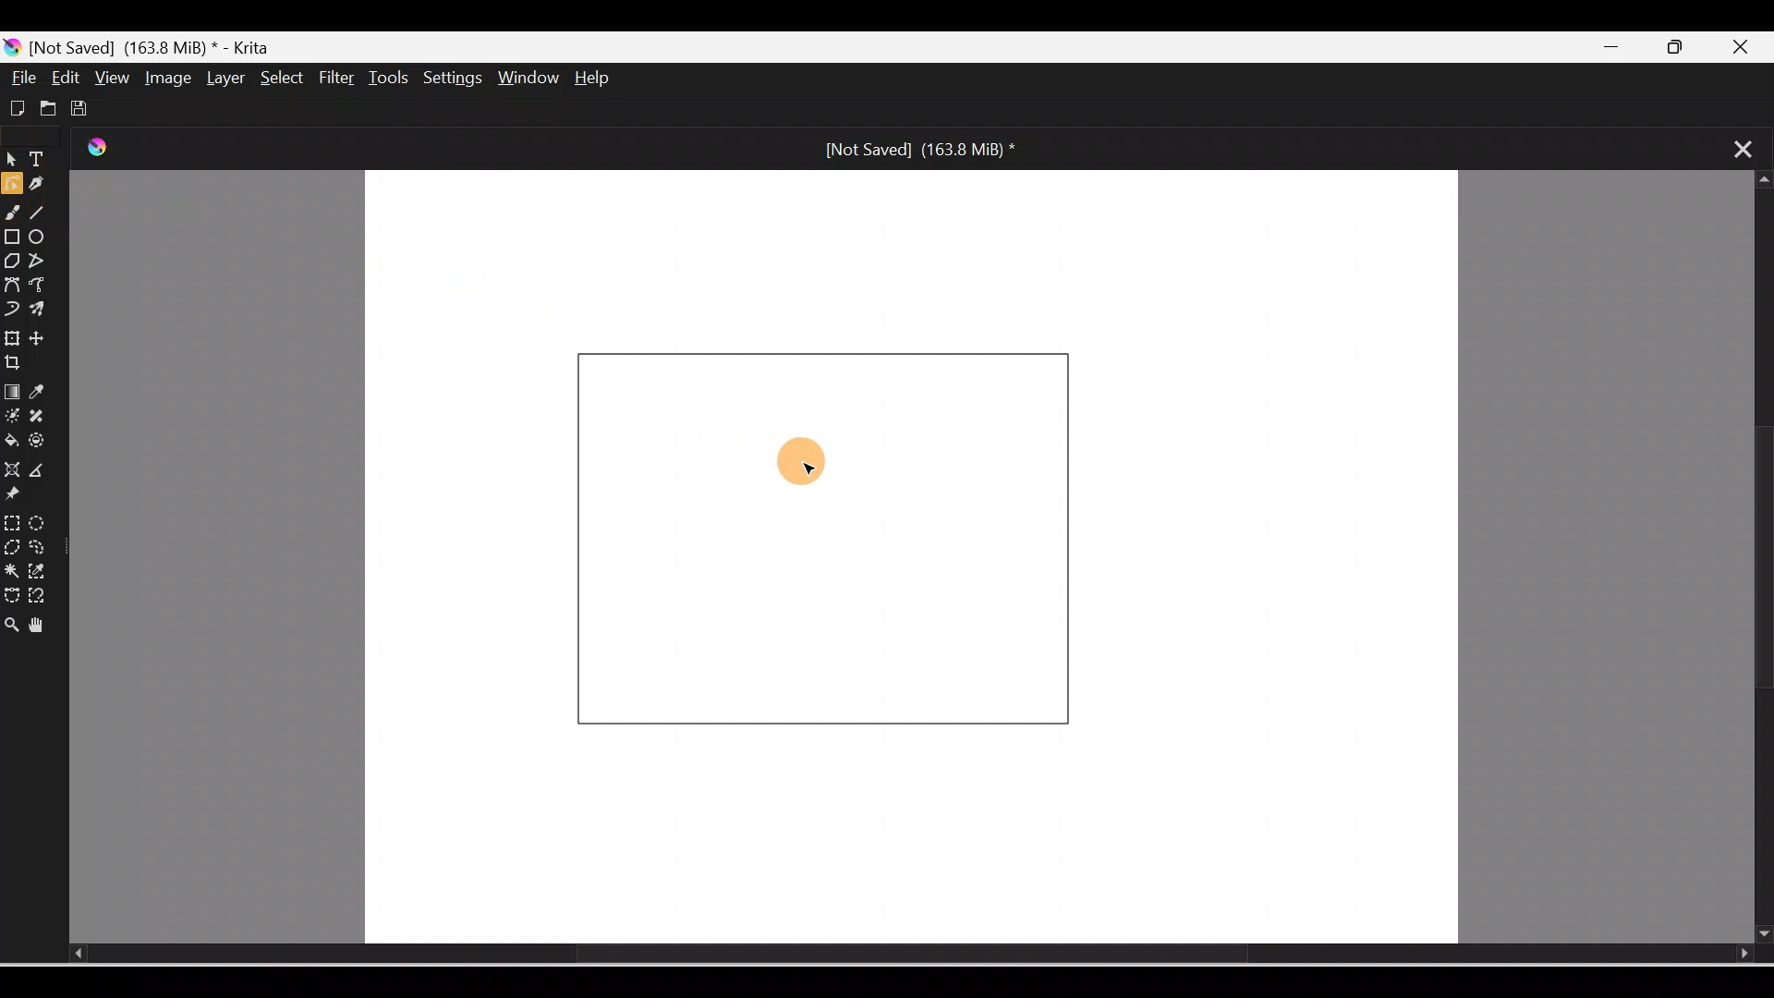 Image resolution: width=1774 pixels, height=998 pixels. What do you see at coordinates (1750, 44) in the screenshot?
I see `Close` at bounding box center [1750, 44].